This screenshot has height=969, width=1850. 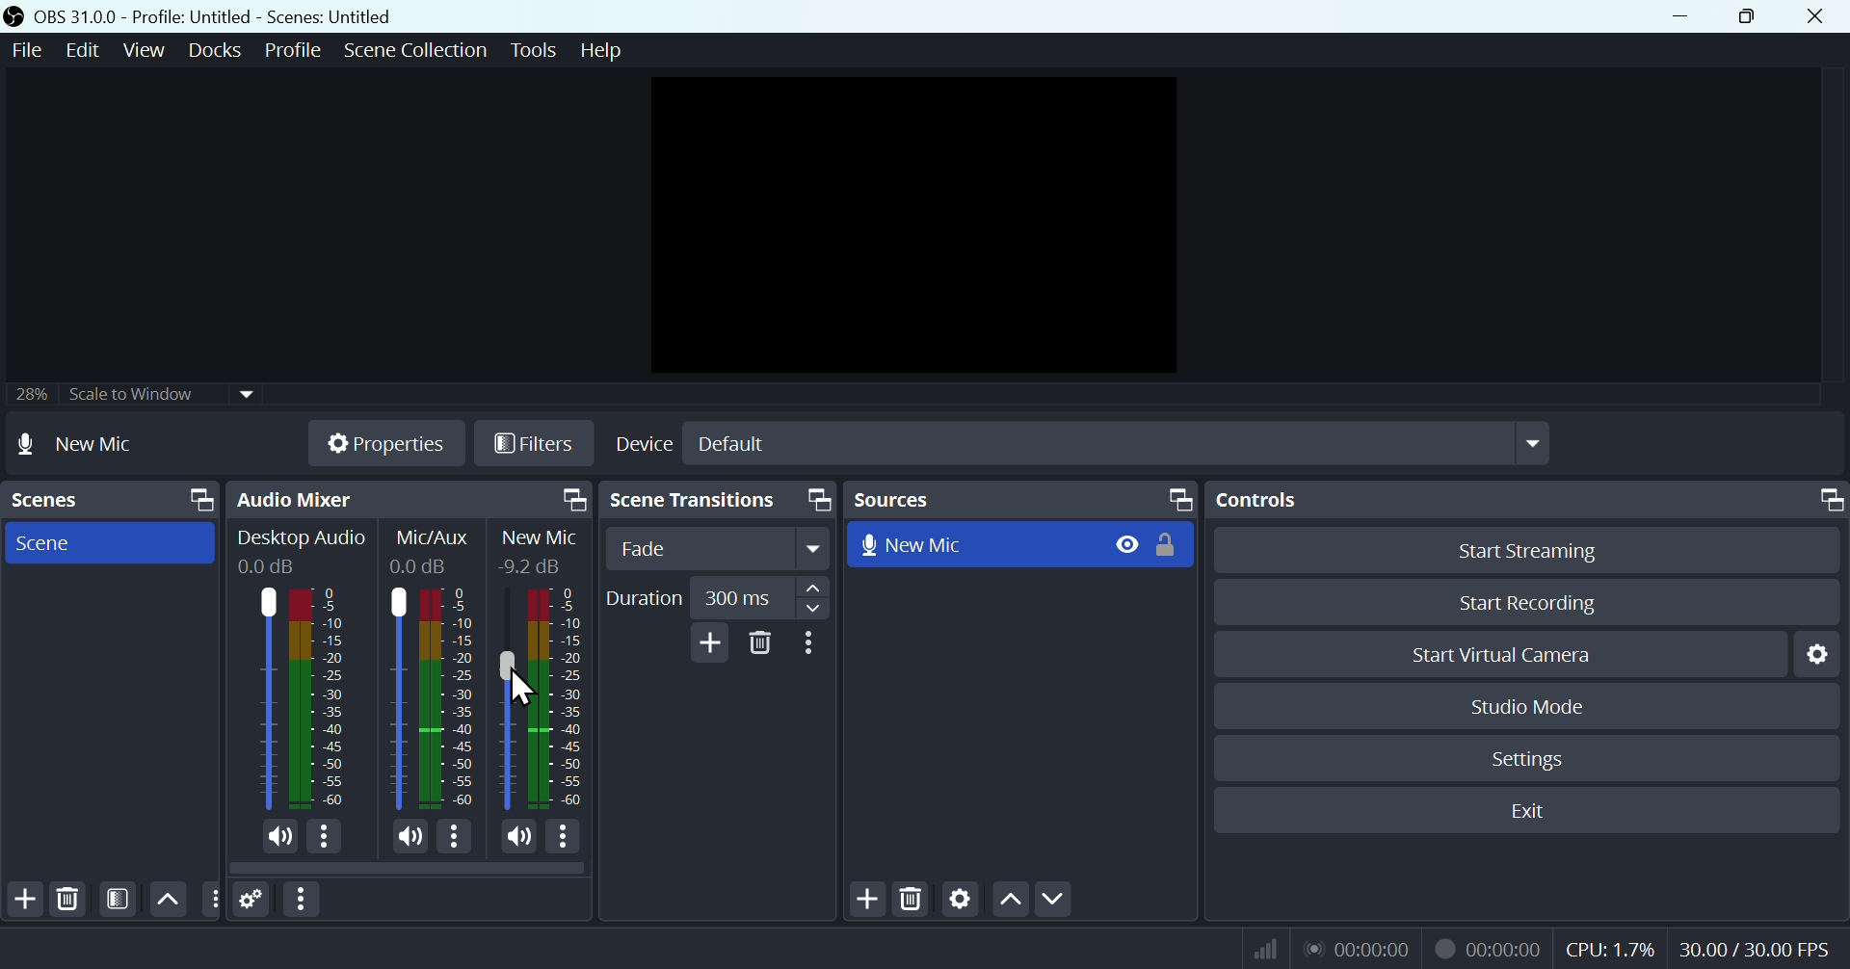 I want to click on Tools, so click(x=537, y=50).